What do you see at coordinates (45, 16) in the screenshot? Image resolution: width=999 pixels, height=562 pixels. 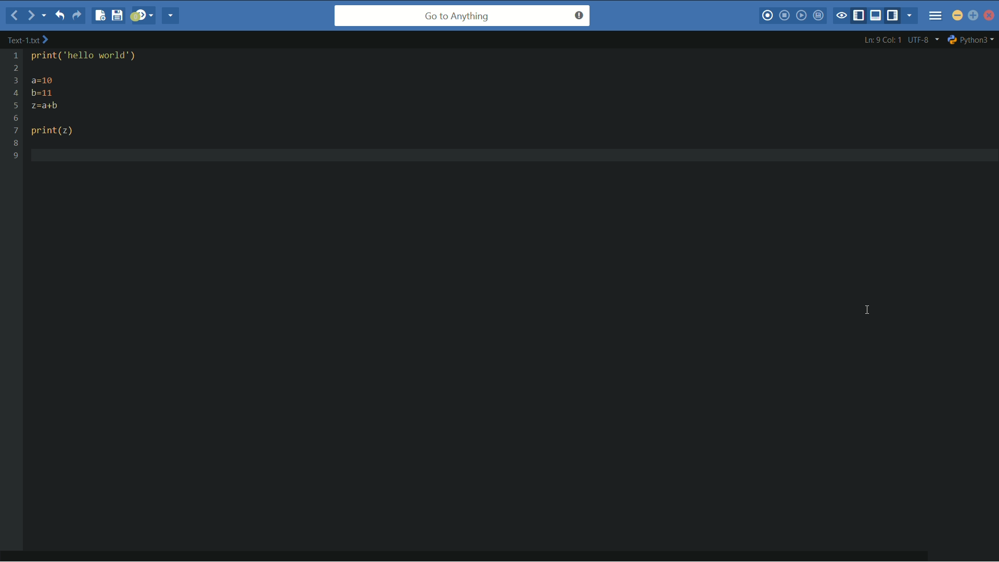 I see `recent locations` at bounding box center [45, 16].